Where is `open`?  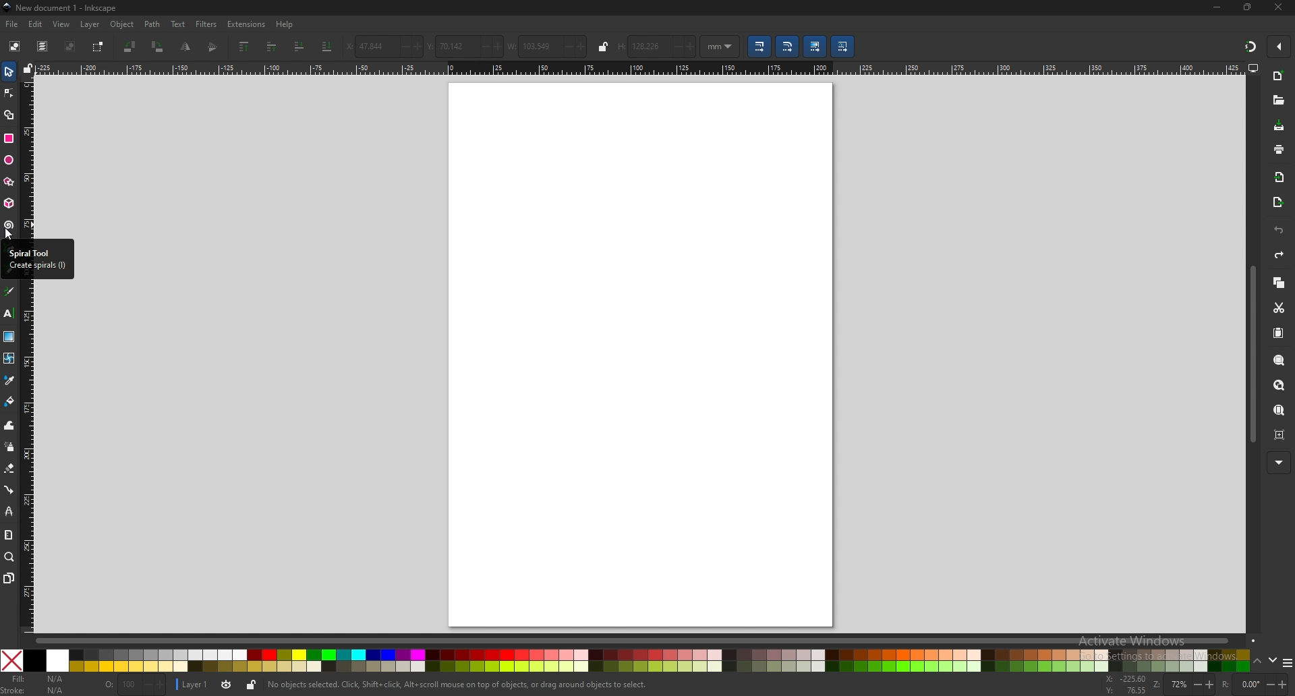 open is located at coordinates (1278, 102).